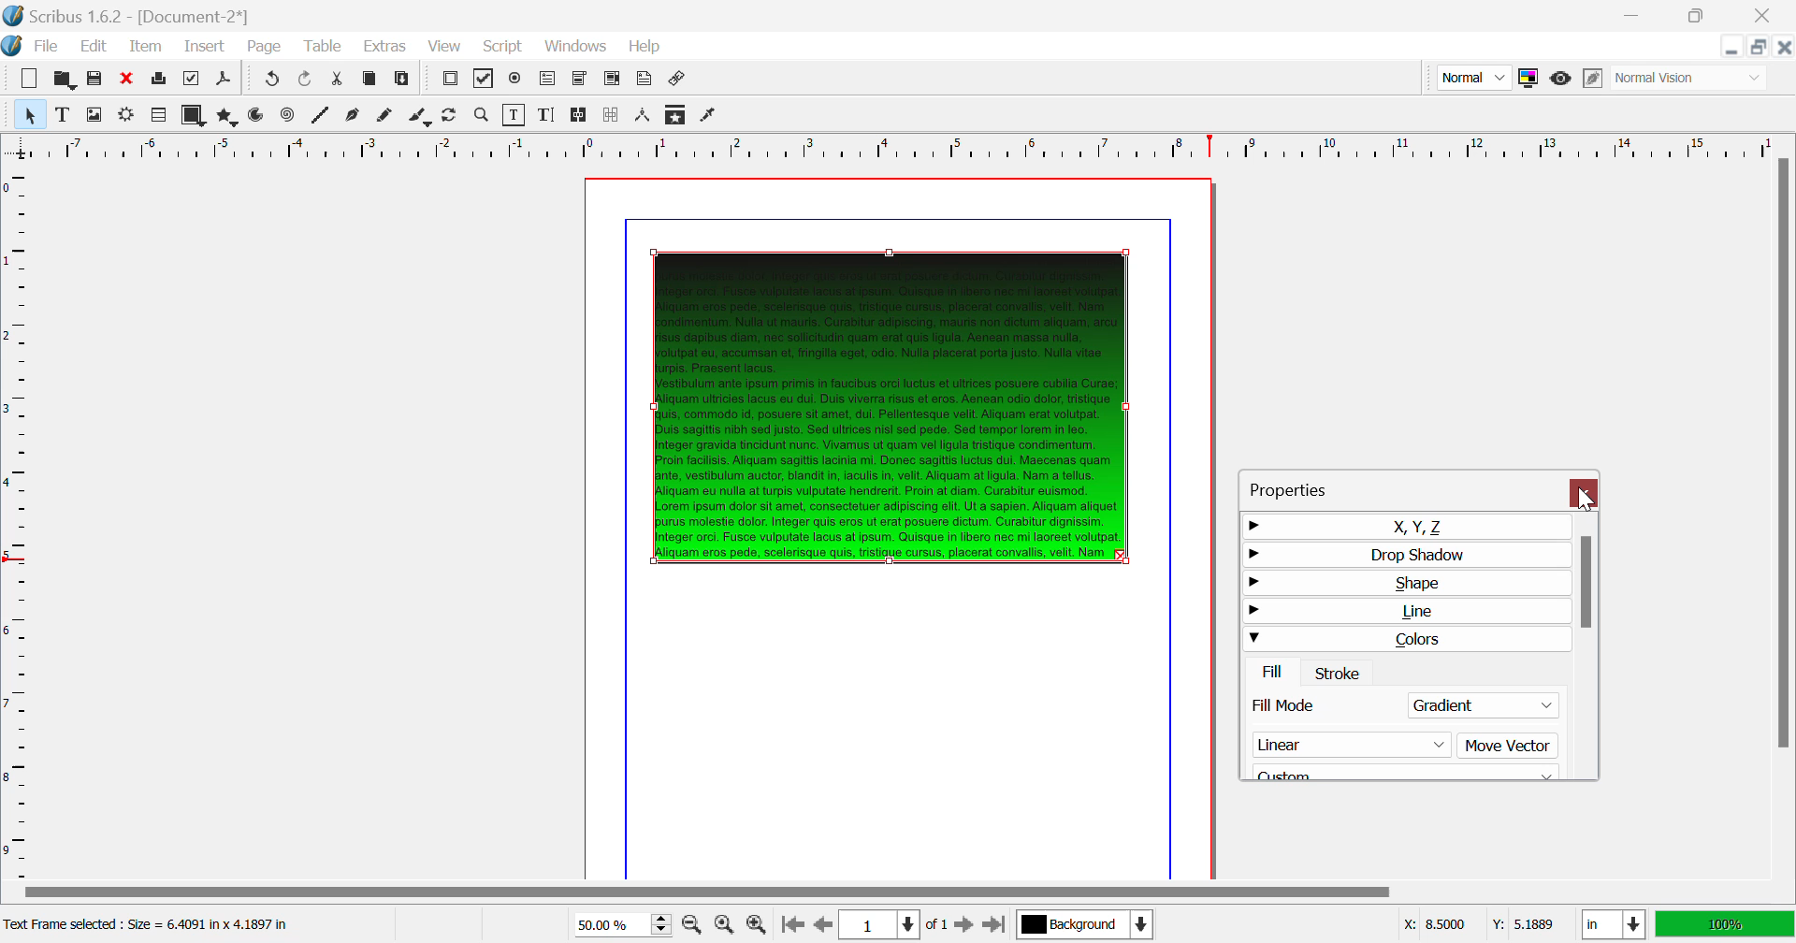 This screenshot has height=943, width=1796. What do you see at coordinates (616, 924) in the screenshot?
I see `Zoom 50%` at bounding box center [616, 924].